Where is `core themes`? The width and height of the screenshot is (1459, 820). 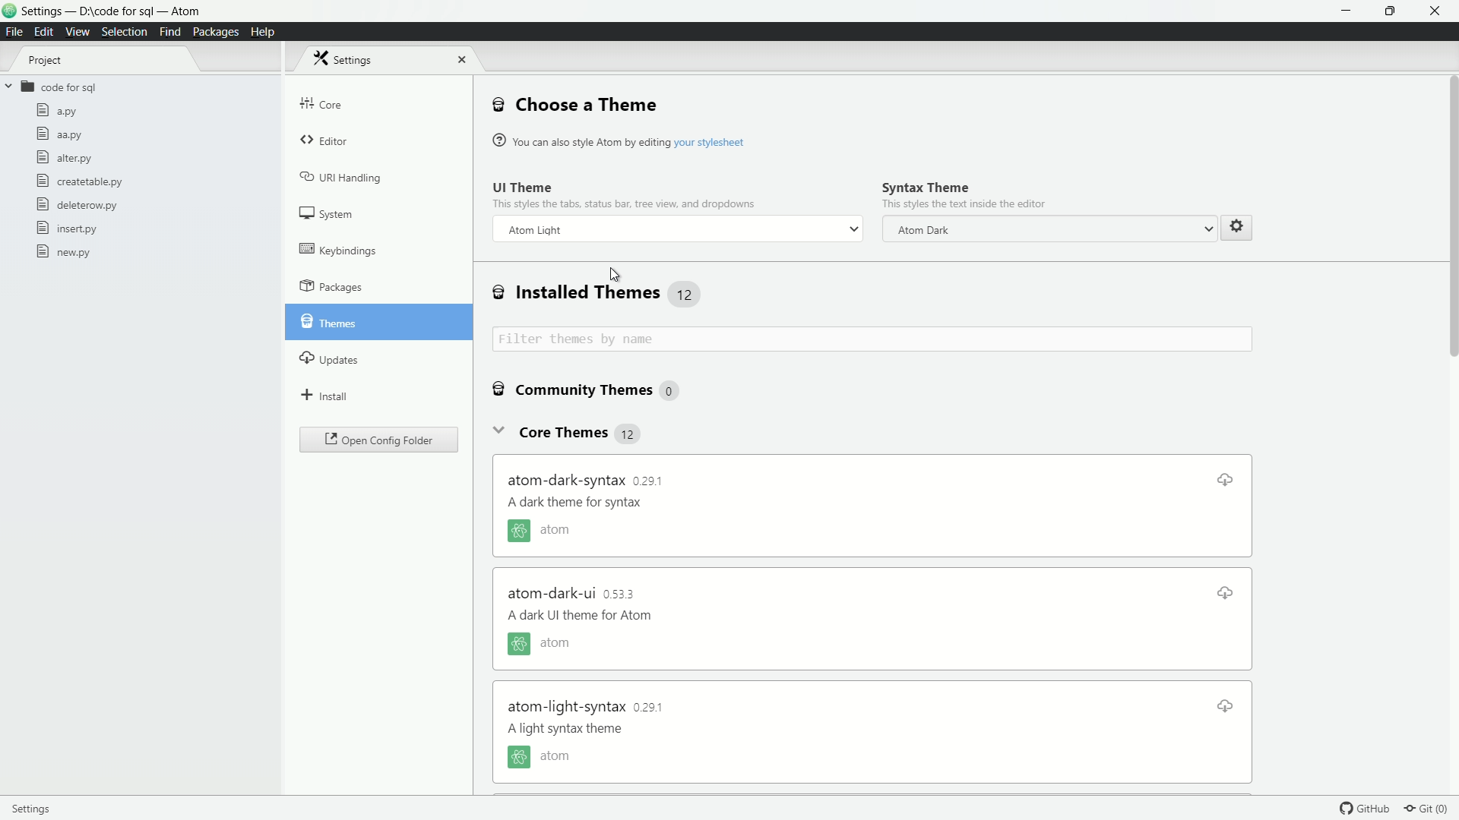
core themes is located at coordinates (582, 432).